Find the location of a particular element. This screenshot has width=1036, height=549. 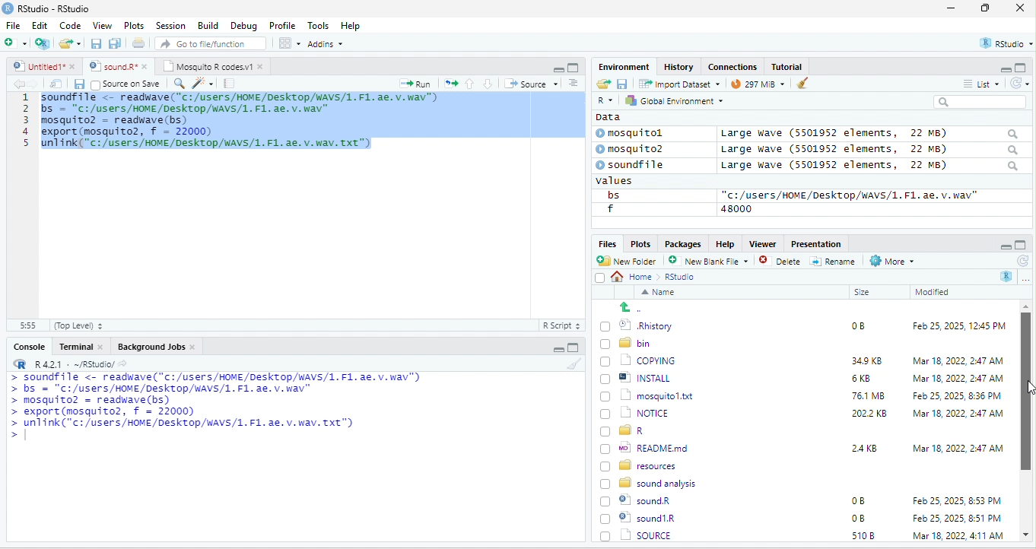

| SOURCE is located at coordinates (645, 518).